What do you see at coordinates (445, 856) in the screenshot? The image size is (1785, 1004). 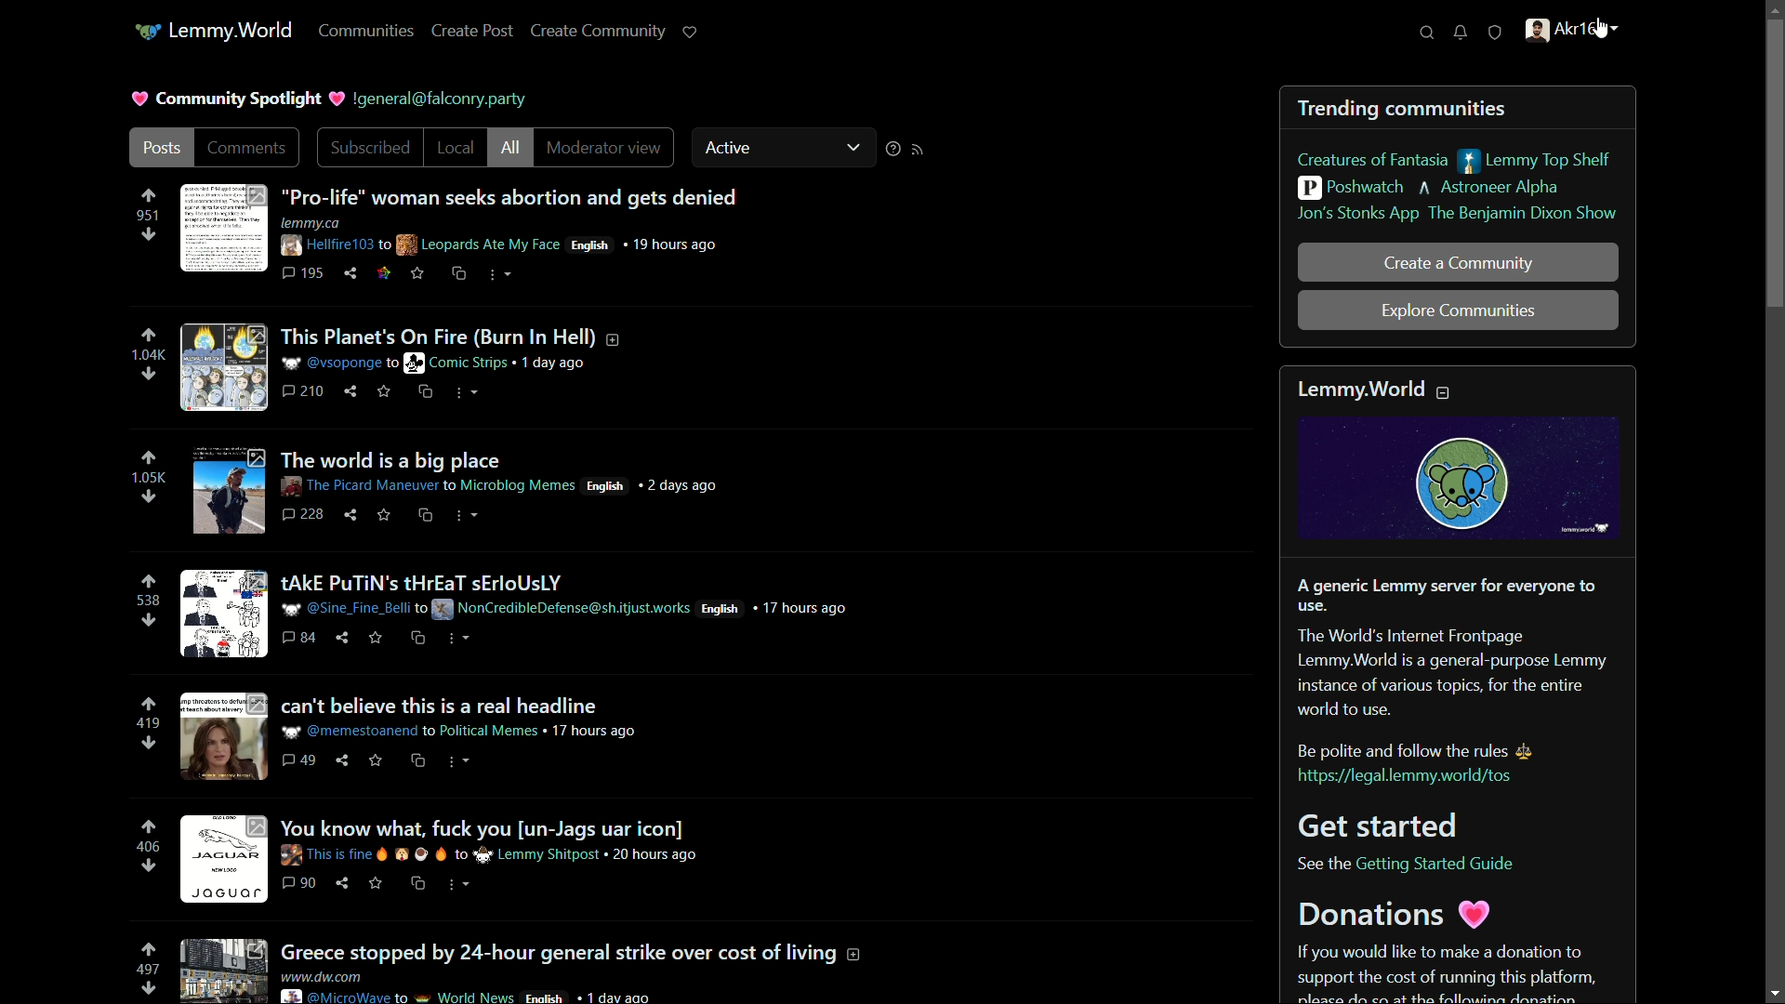 I see `post-6` at bounding box center [445, 856].